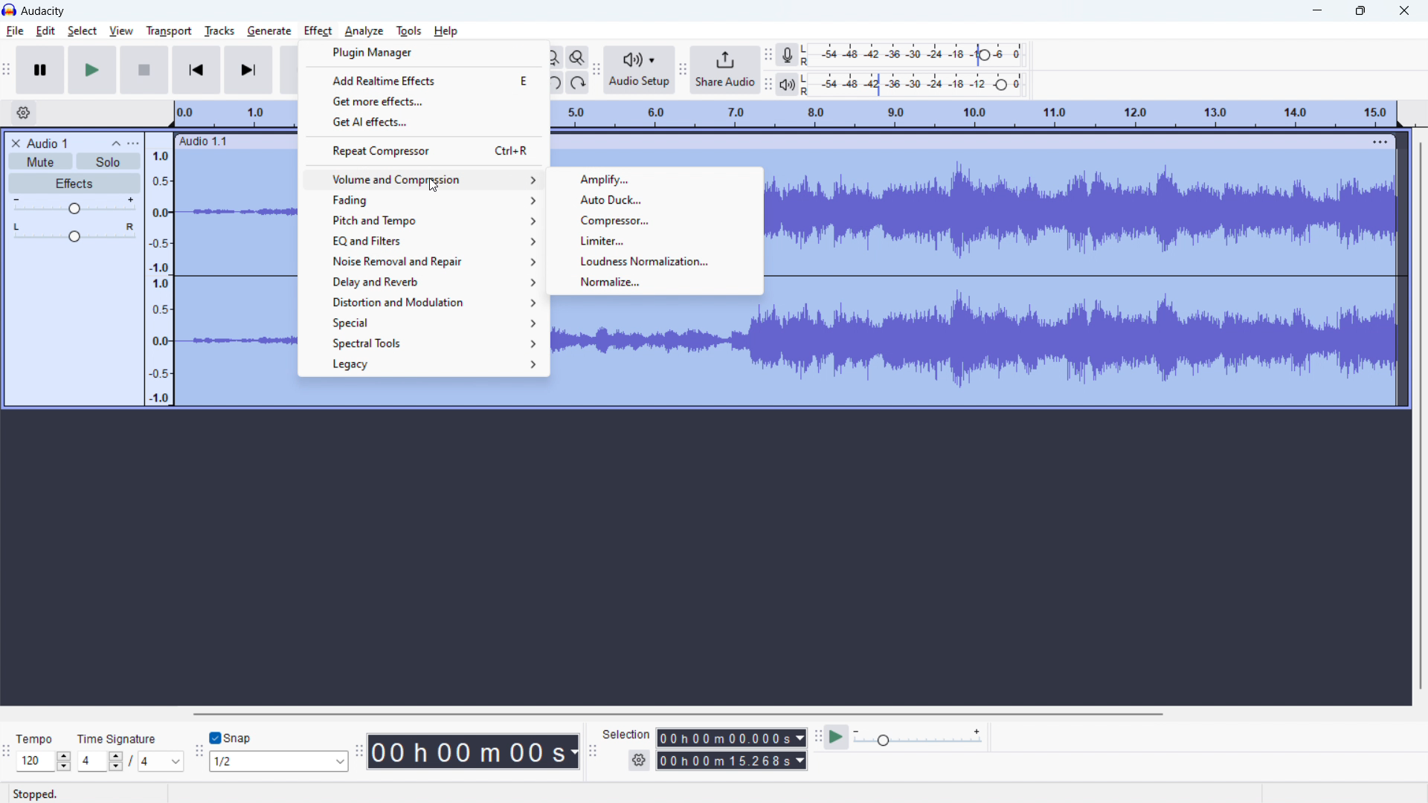 Image resolution: width=1428 pixels, height=803 pixels. I want to click on view menu, so click(132, 143).